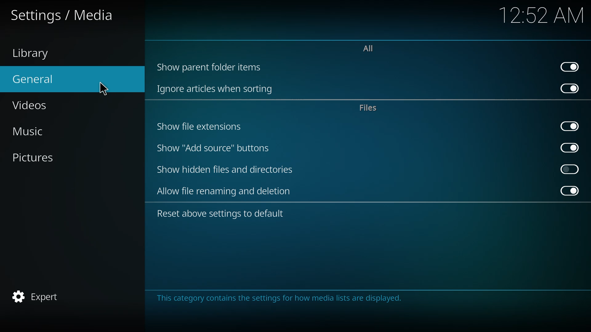  Describe the element at coordinates (37, 80) in the screenshot. I see `general` at that location.